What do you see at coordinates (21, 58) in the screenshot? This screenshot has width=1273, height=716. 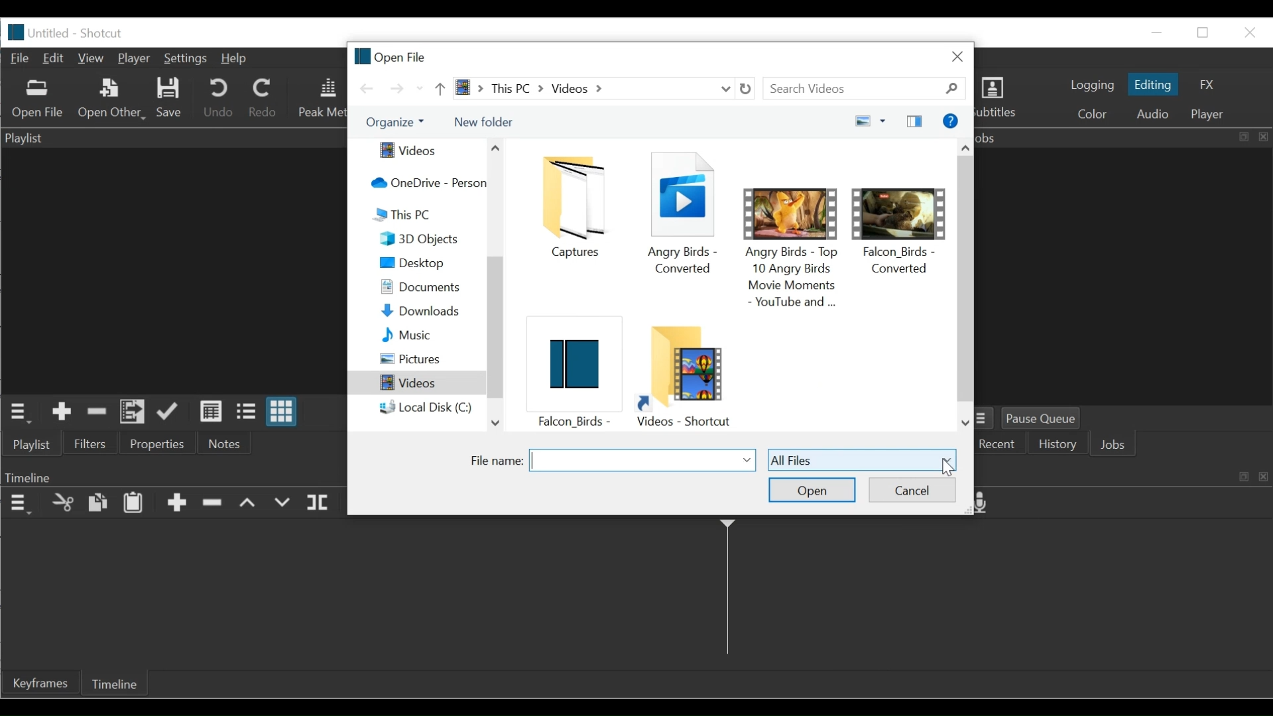 I see `File` at bounding box center [21, 58].